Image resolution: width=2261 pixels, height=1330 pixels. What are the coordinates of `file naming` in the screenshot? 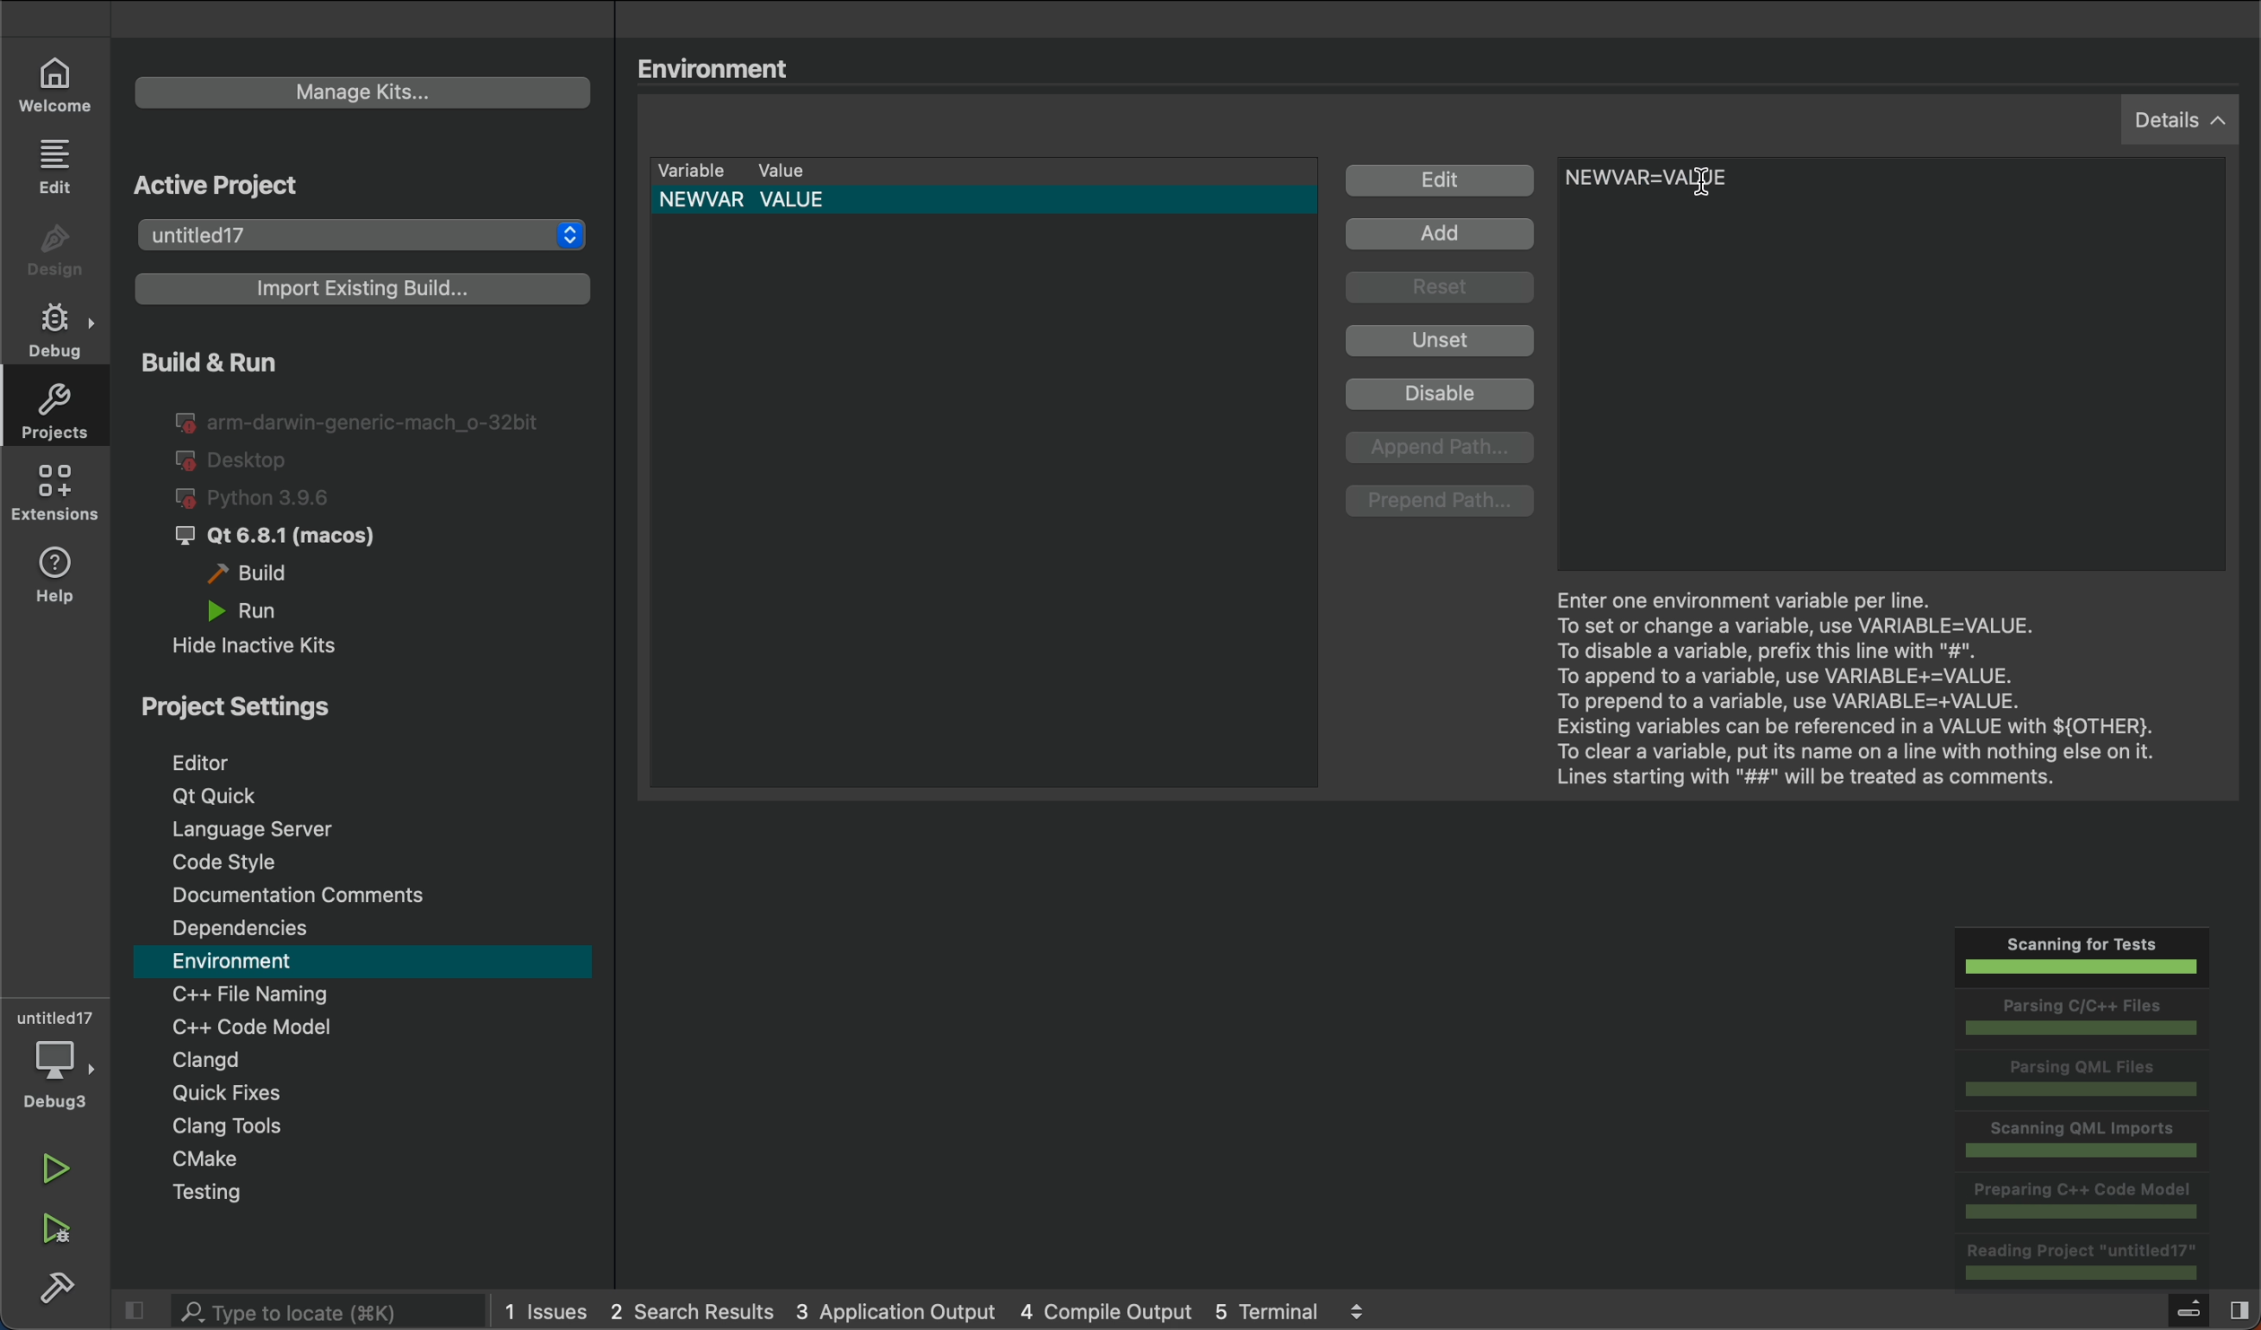 It's located at (368, 994).